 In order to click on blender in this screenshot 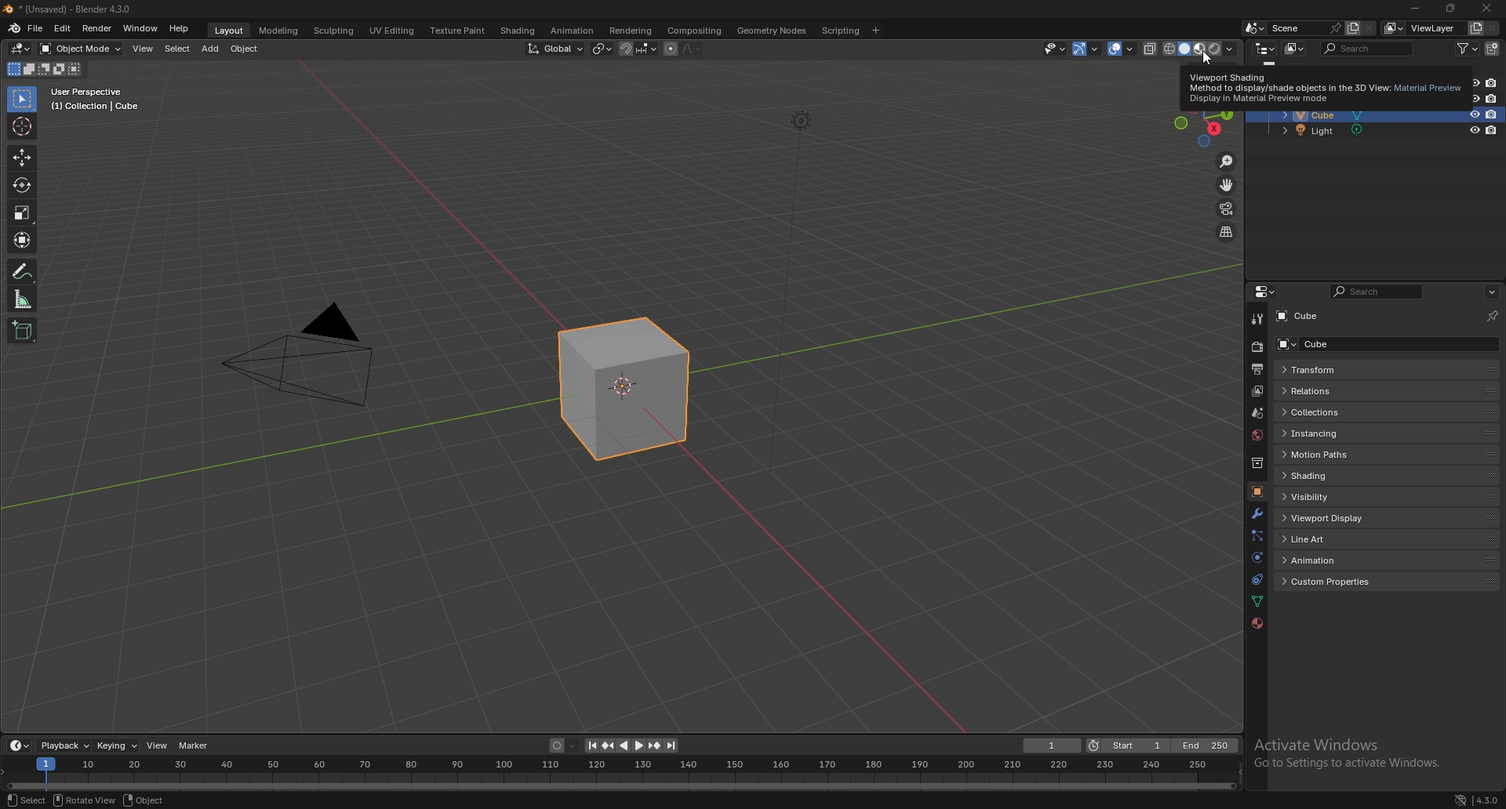, I will do `click(14, 28)`.